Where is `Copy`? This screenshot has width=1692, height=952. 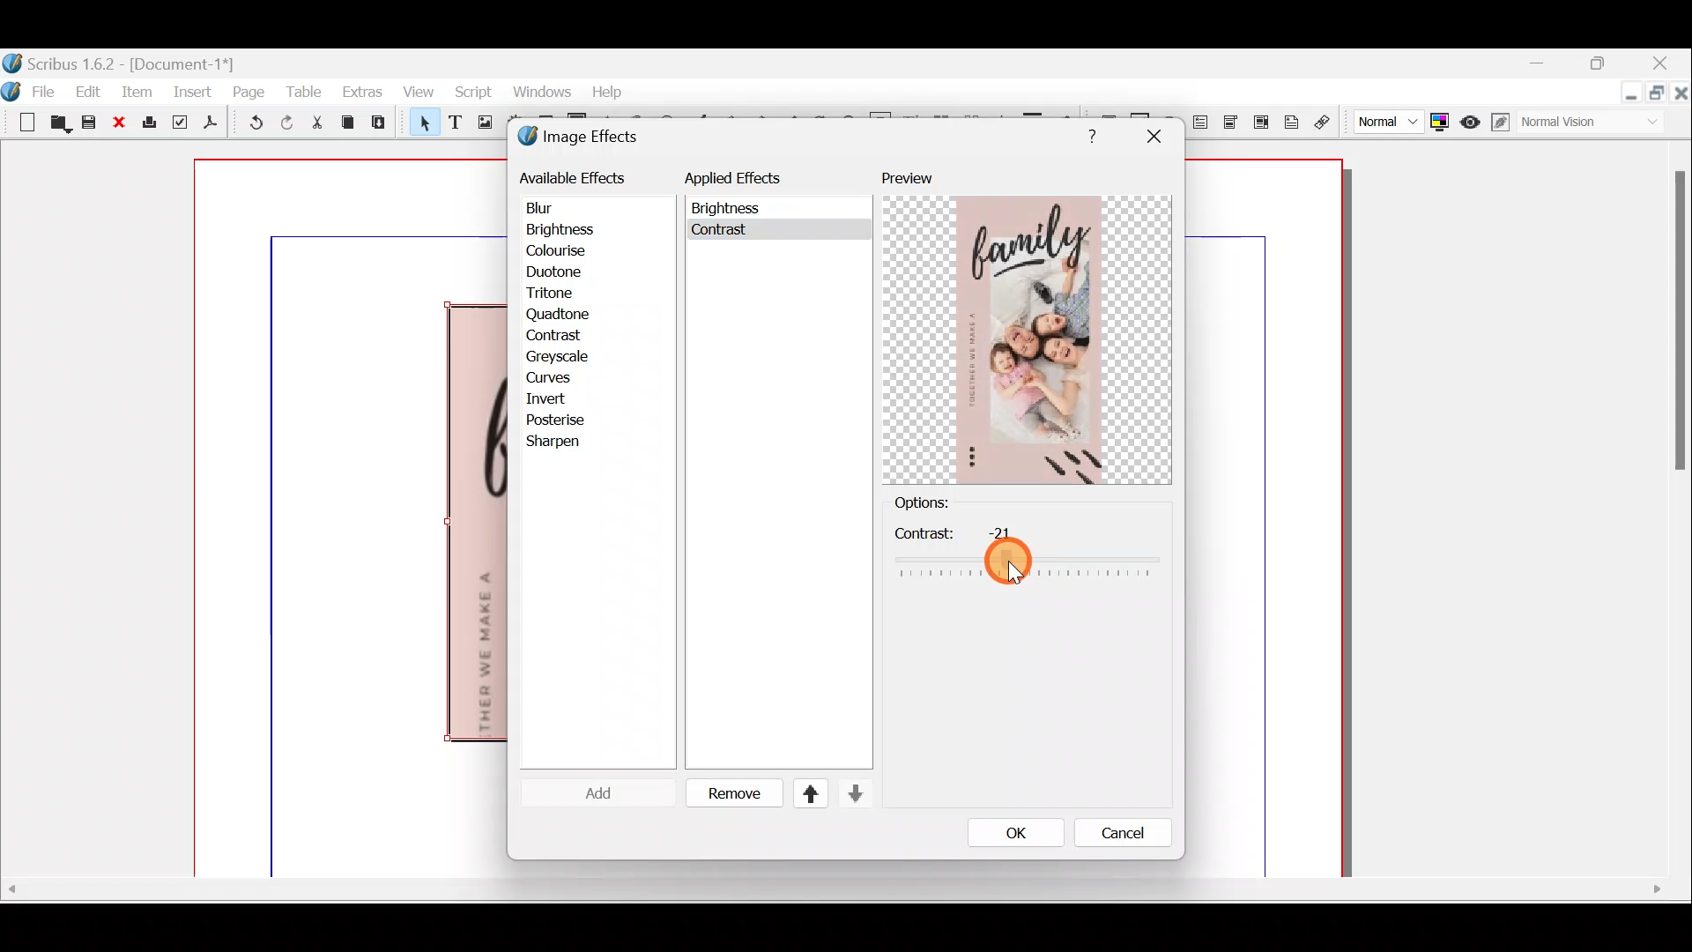
Copy is located at coordinates (348, 123).